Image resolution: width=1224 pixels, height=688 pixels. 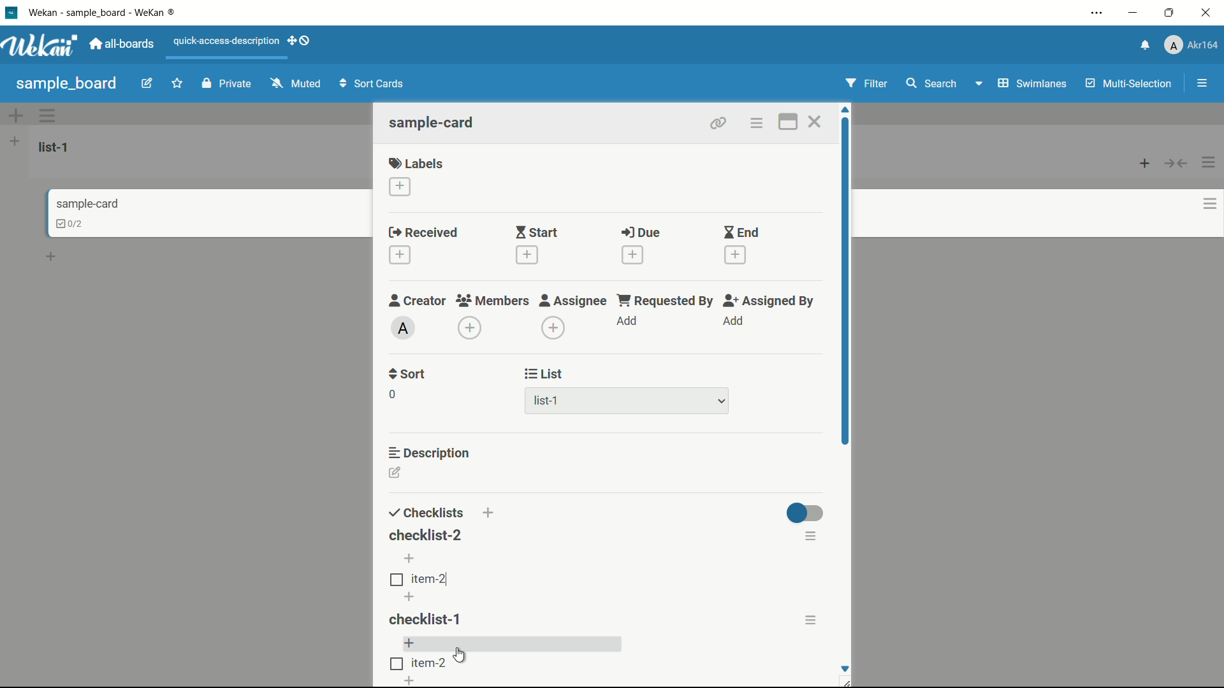 What do you see at coordinates (104, 12) in the screenshot?
I see `app name` at bounding box center [104, 12].